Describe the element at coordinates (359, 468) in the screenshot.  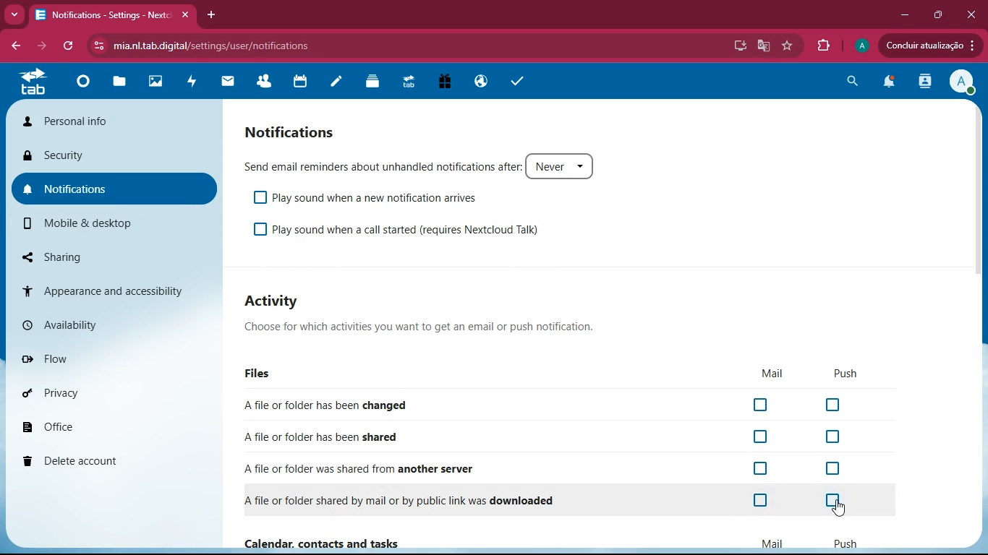
I see `A file or folder was shared from another server` at that location.